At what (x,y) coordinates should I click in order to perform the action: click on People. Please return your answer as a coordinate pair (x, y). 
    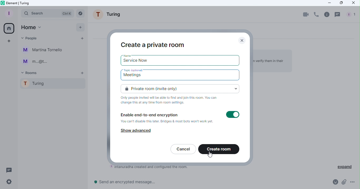
    Looking at the image, I should click on (350, 15).